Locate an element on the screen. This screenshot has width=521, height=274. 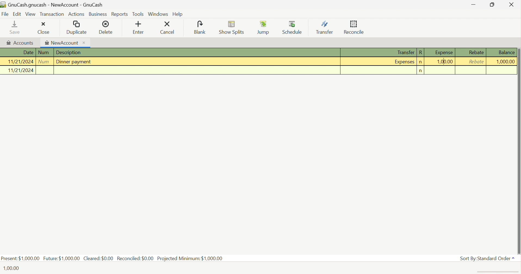
11/21/2024 is located at coordinates (20, 62).